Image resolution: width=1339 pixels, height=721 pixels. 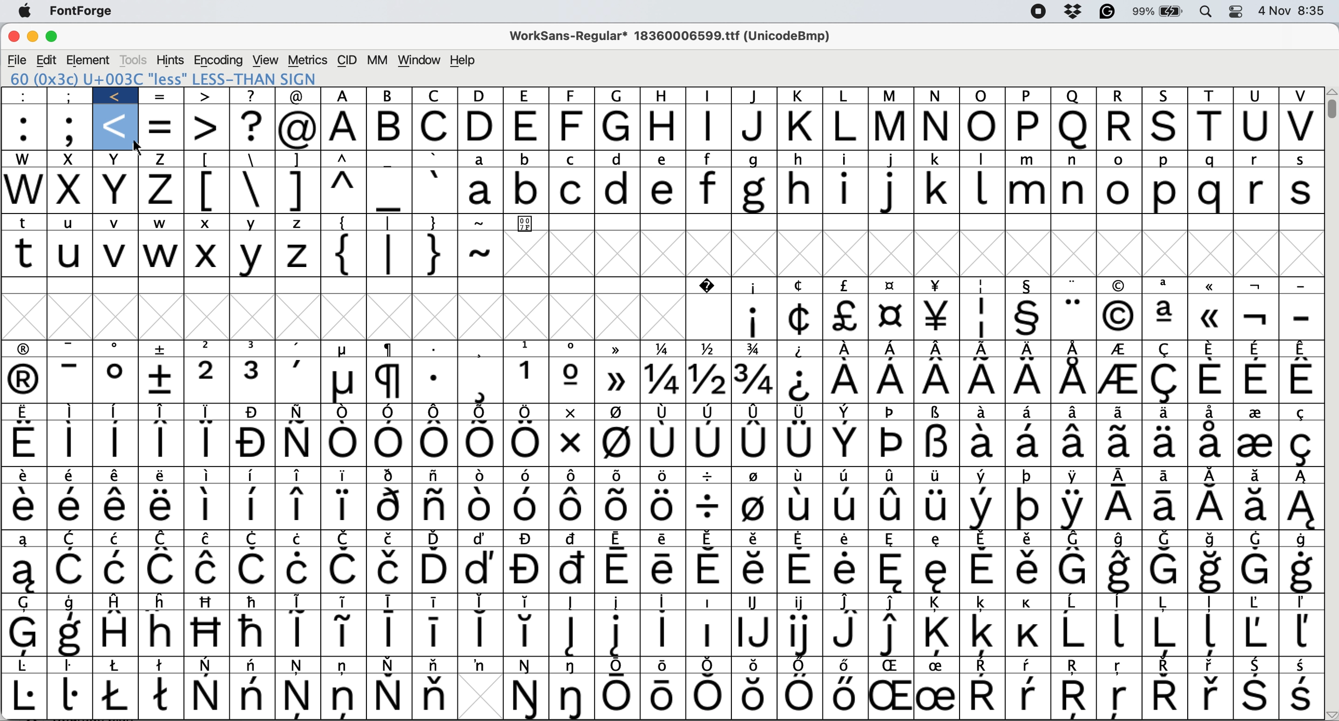 I want to click on Symbol, so click(x=436, y=442).